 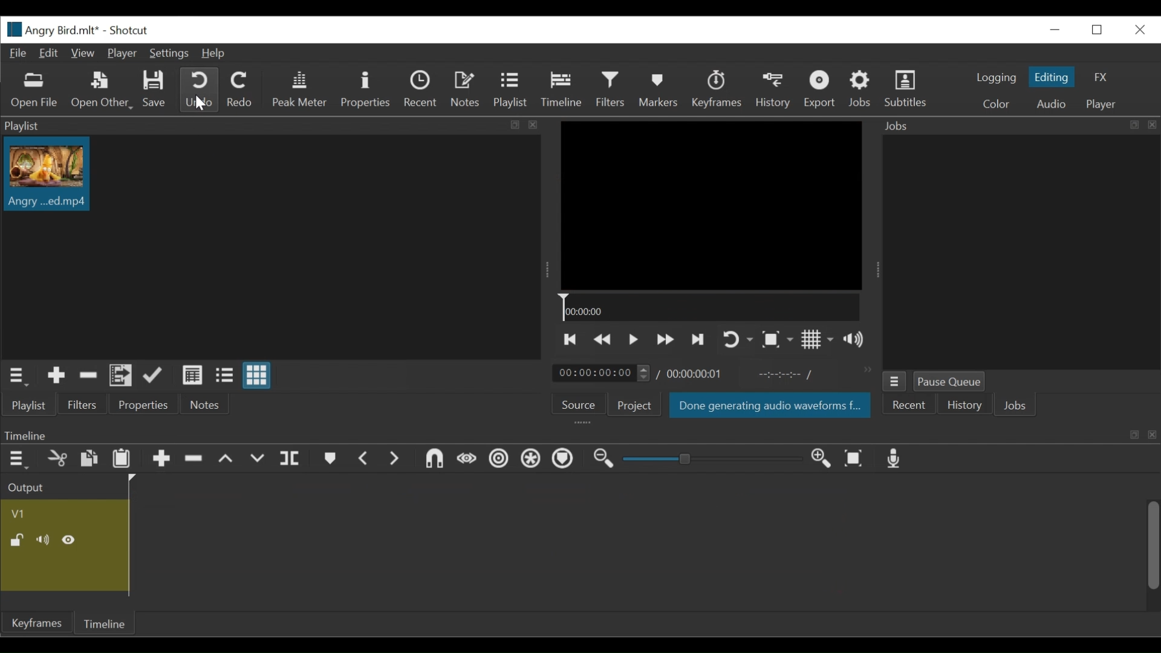 I want to click on Hide, so click(x=68, y=538).